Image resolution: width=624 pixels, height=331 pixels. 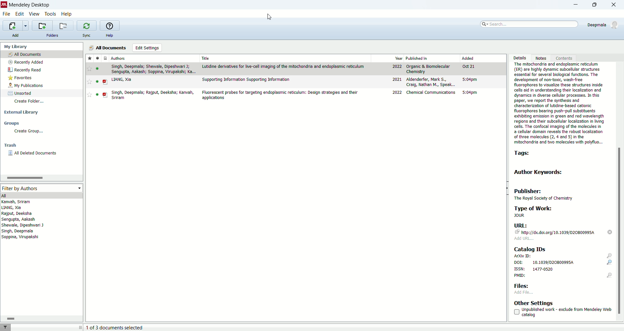 I want to click on chemical communications, so click(x=432, y=92).